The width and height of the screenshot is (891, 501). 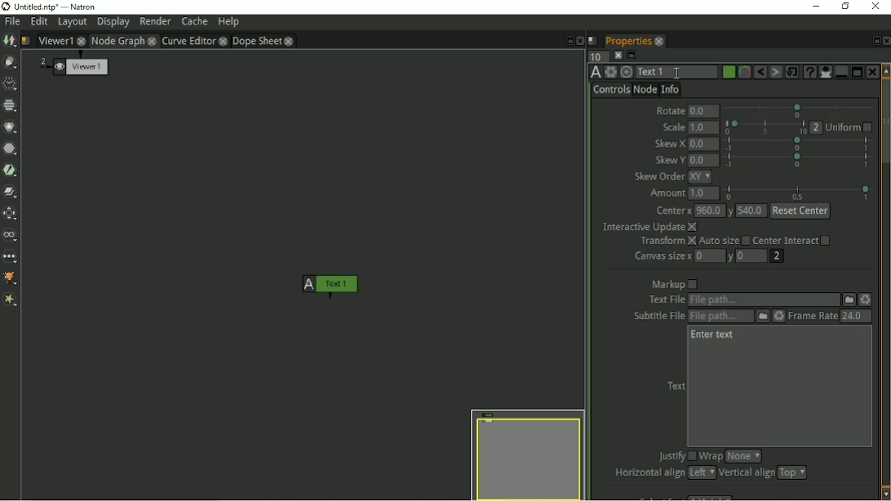 What do you see at coordinates (800, 210) in the screenshot?
I see `reset center` at bounding box center [800, 210].